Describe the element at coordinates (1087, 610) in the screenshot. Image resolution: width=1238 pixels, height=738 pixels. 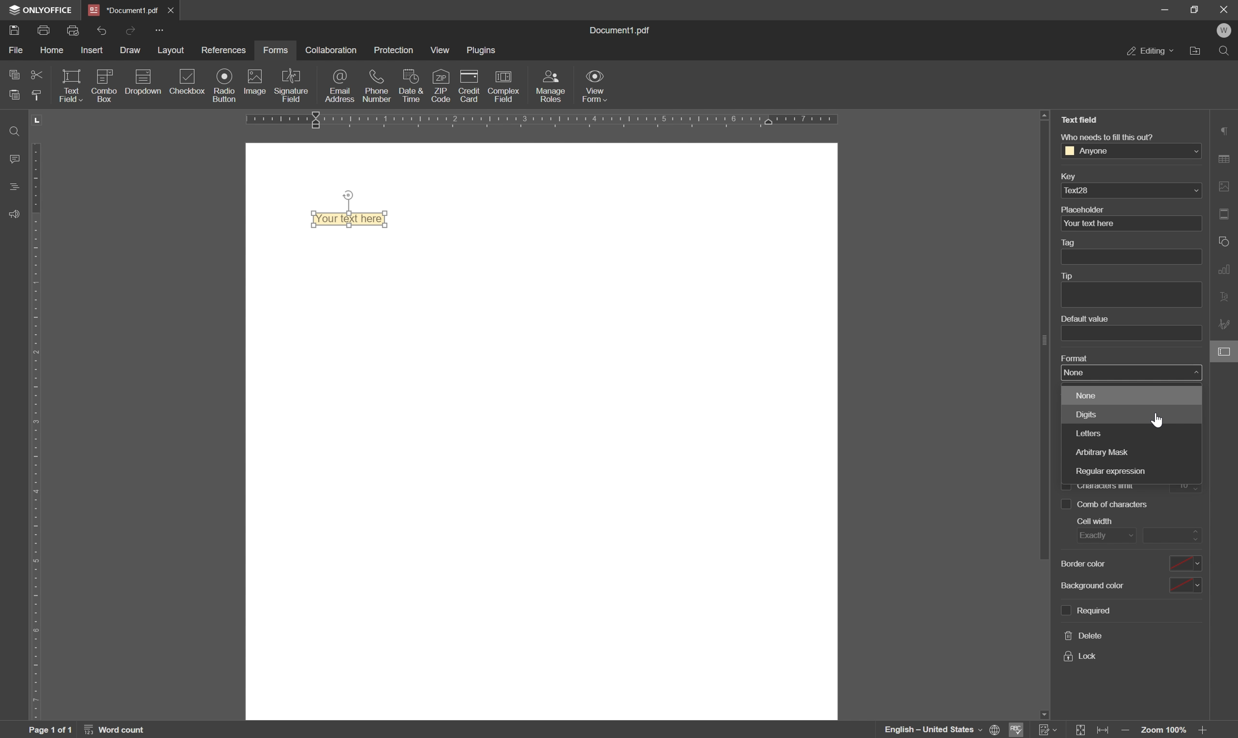
I see `required` at that location.